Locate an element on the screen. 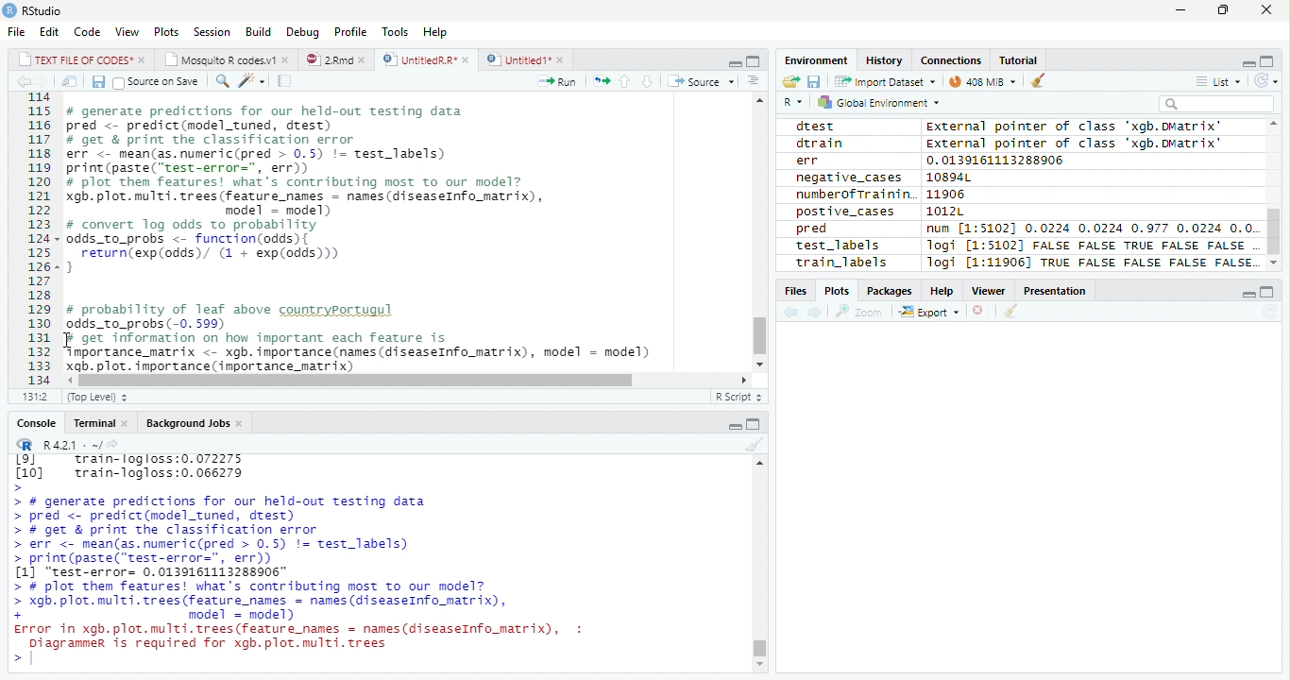 This screenshot has width=1290, height=680. Scroll is located at coordinates (407, 382).